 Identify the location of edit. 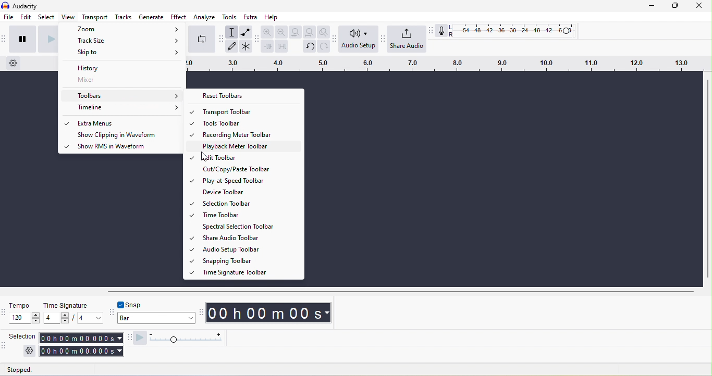
(26, 17).